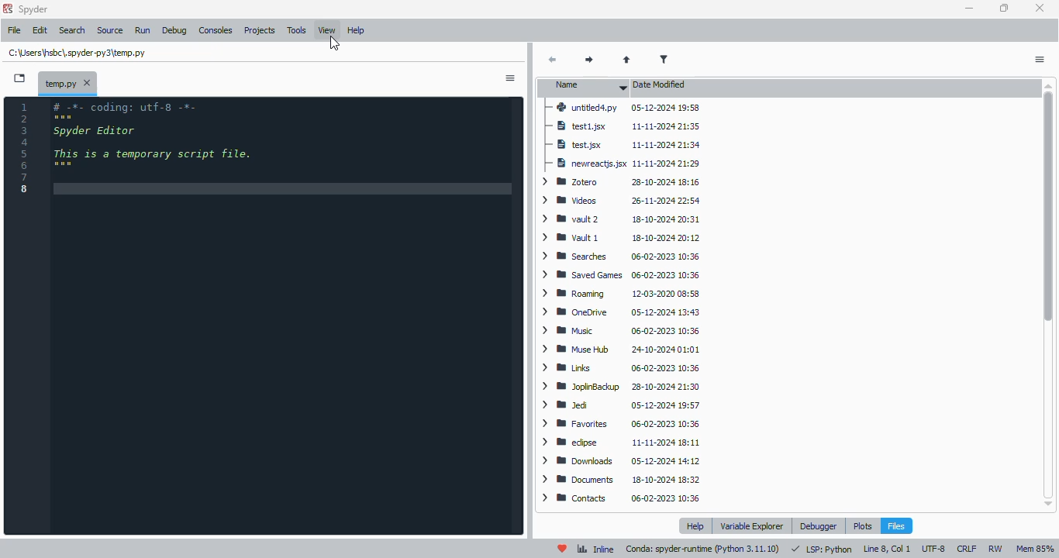 Image resolution: width=1059 pixels, height=558 pixels. I want to click on OneDrive, so click(620, 312).